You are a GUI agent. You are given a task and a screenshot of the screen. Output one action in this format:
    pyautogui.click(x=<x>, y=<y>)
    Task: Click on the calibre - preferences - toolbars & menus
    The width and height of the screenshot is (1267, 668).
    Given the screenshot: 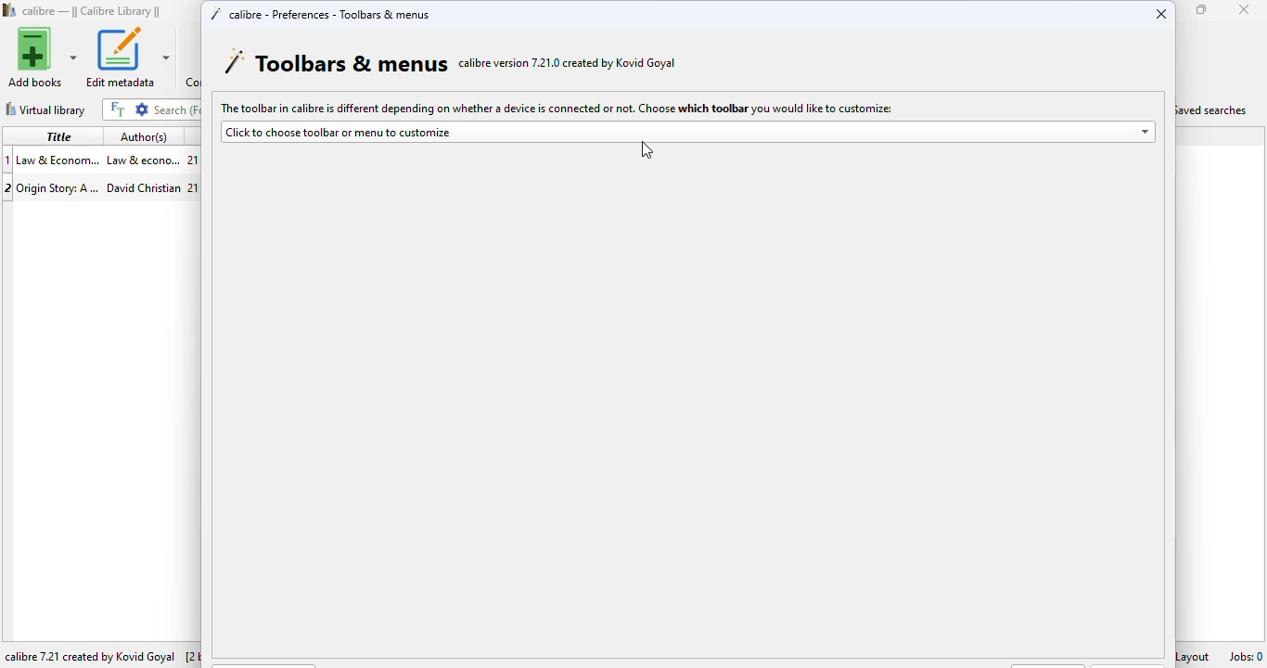 What is the action you would take?
    pyautogui.click(x=319, y=13)
    